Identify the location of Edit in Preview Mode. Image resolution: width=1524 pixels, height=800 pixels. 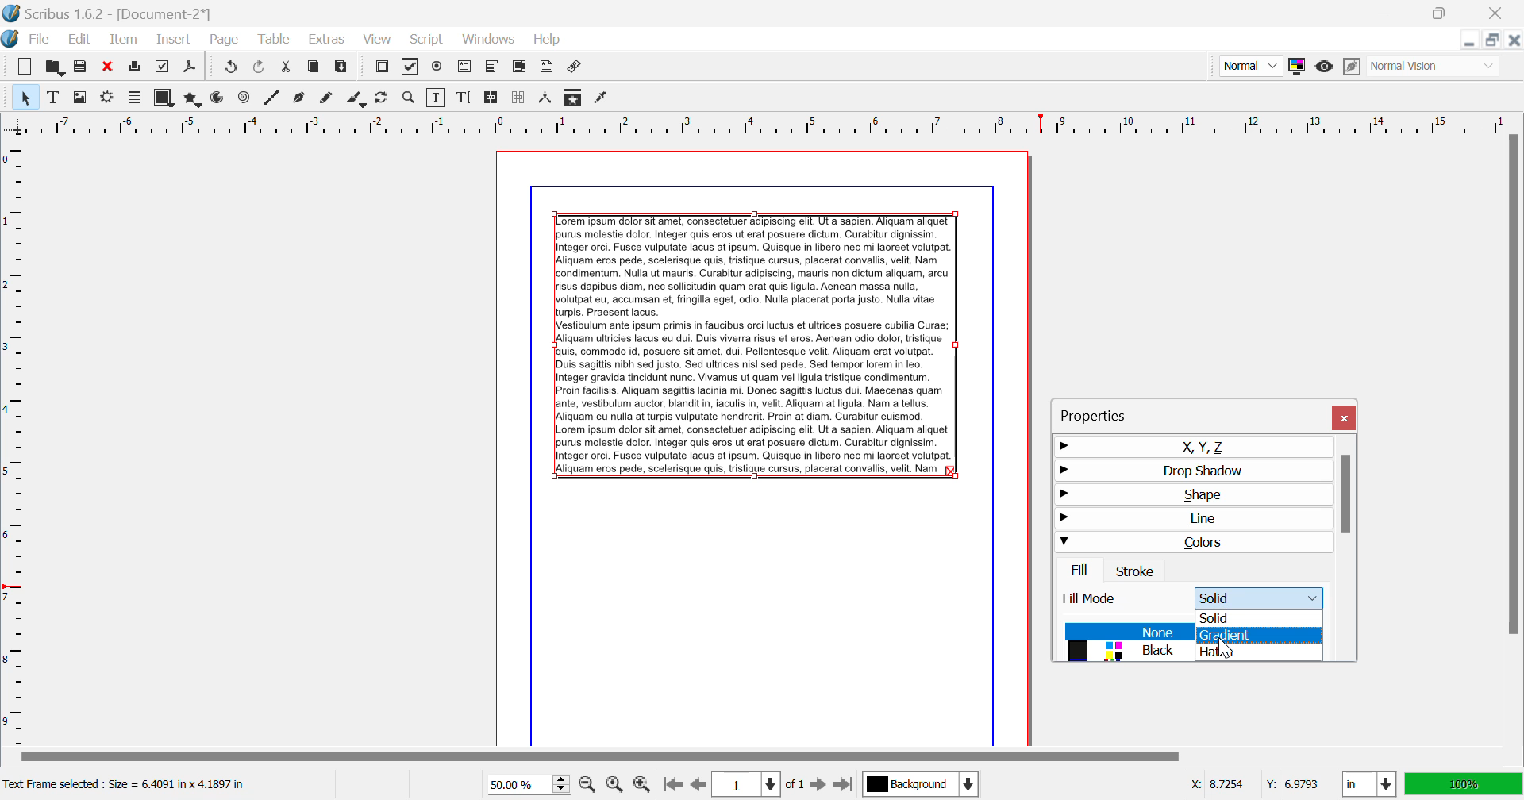
(1353, 67).